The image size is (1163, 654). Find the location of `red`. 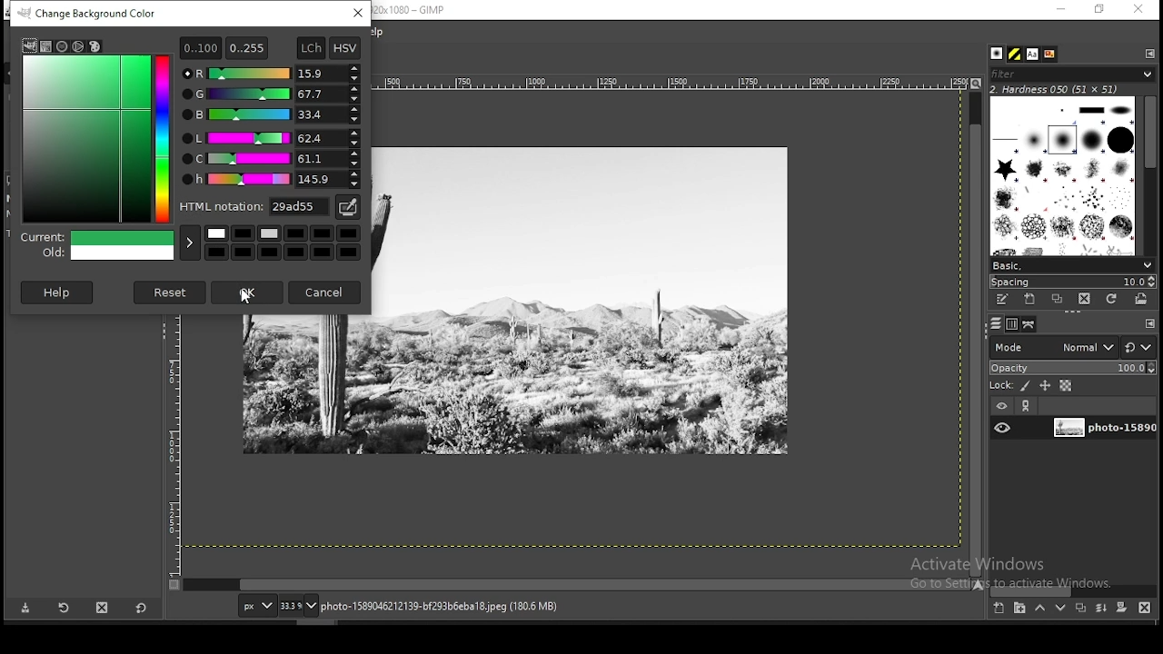

red is located at coordinates (271, 74).